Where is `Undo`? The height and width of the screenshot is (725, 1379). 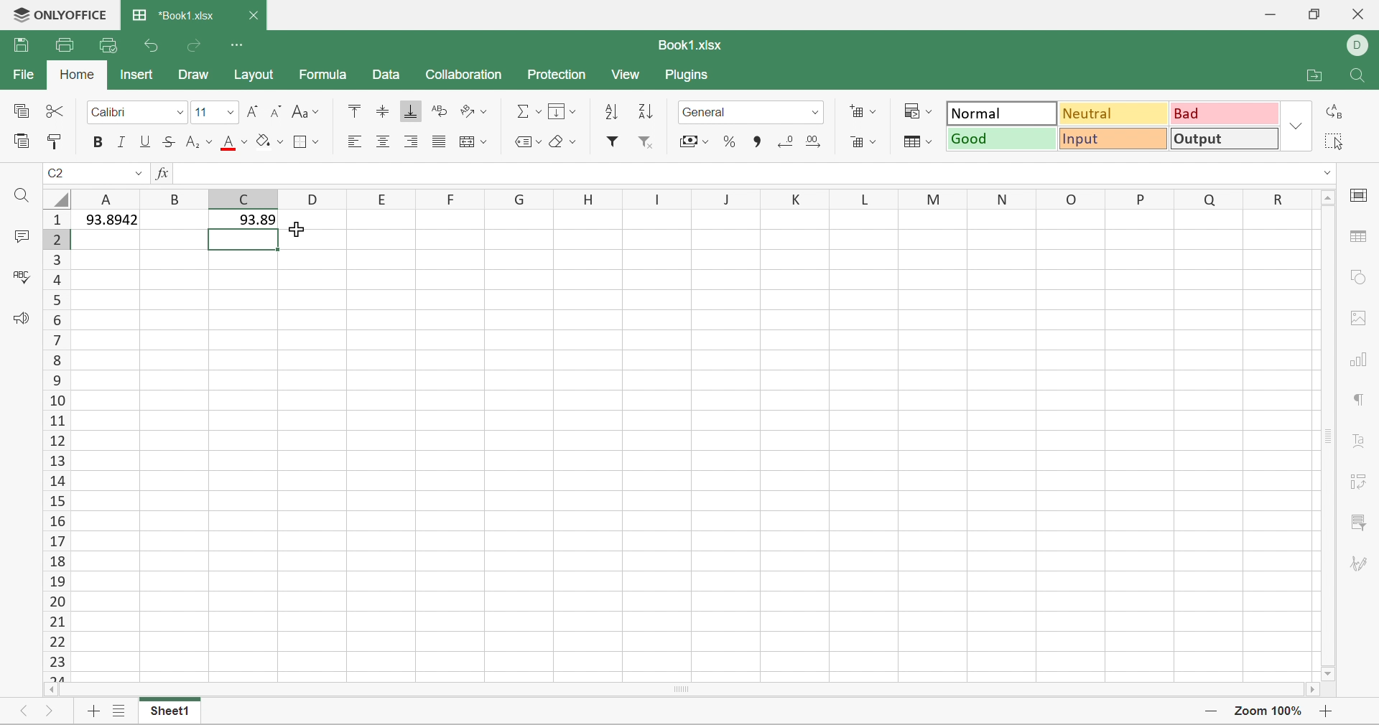
Undo is located at coordinates (153, 45).